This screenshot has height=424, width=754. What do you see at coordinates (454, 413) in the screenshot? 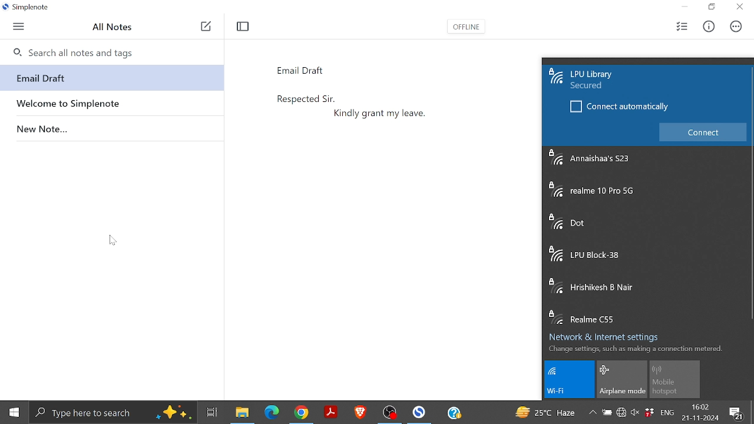
I see `help` at bounding box center [454, 413].